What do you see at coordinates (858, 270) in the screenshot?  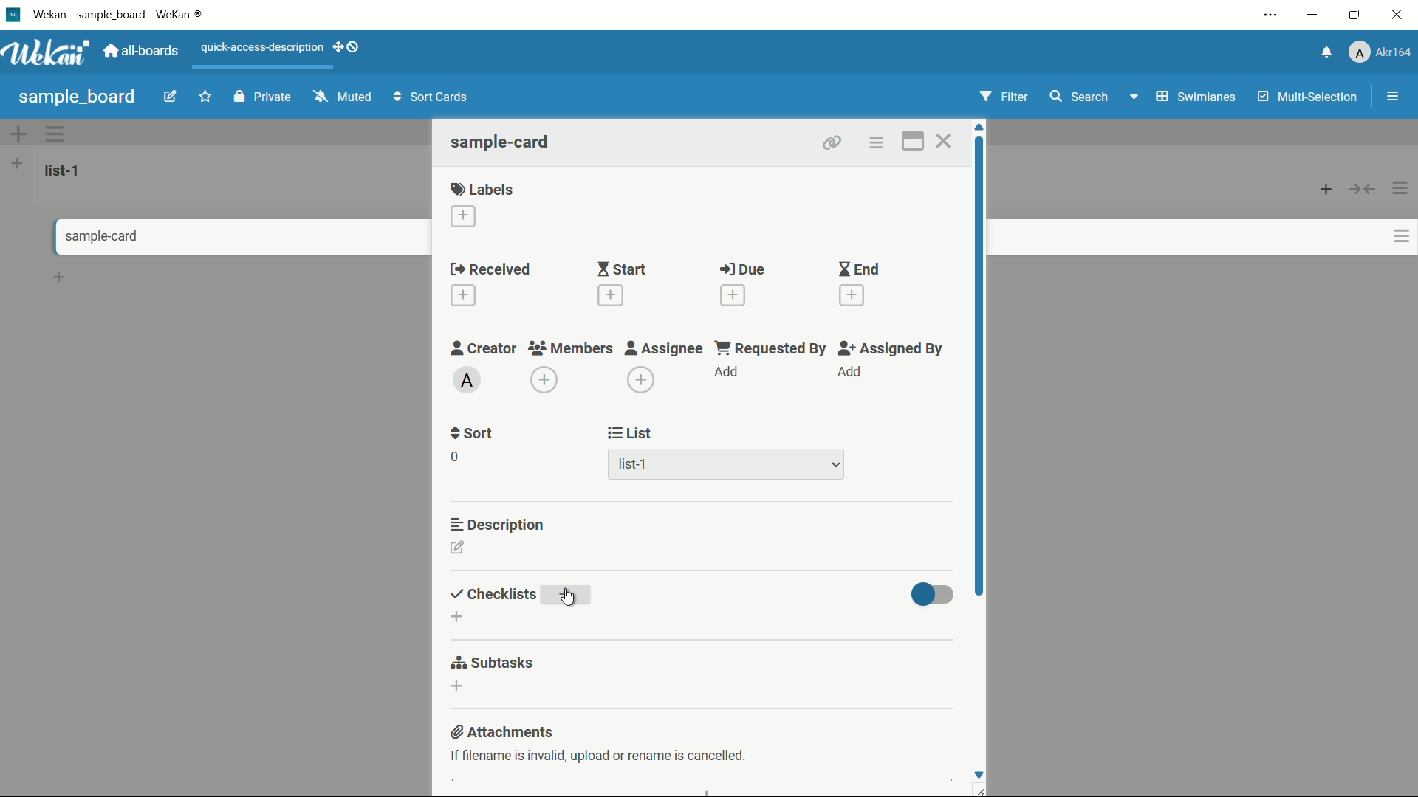 I see `end` at bounding box center [858, 270].